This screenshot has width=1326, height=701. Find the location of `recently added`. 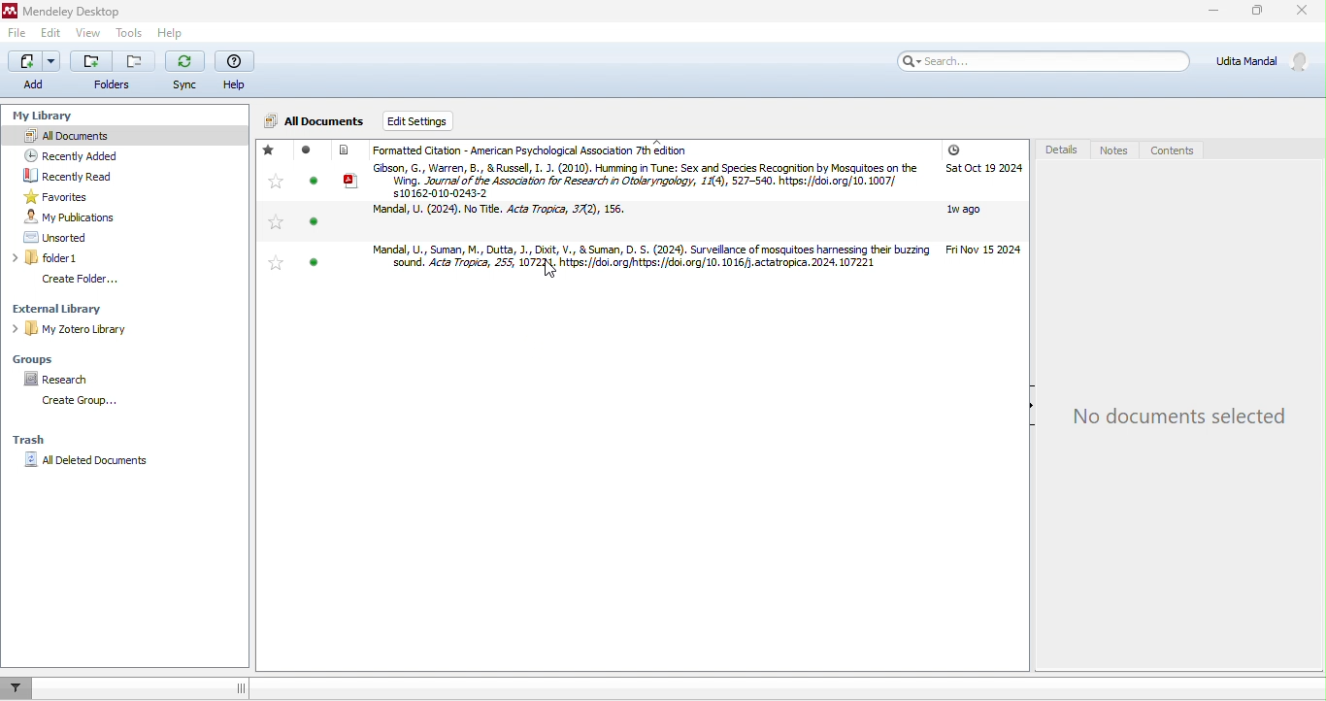

recently added is located at coordinates (91, 155).